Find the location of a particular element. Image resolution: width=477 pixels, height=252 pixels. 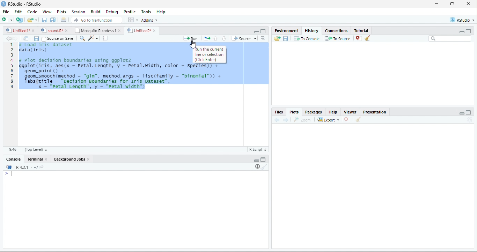

# Load iris dataset data(iris) is located at coordinates (45, 49).